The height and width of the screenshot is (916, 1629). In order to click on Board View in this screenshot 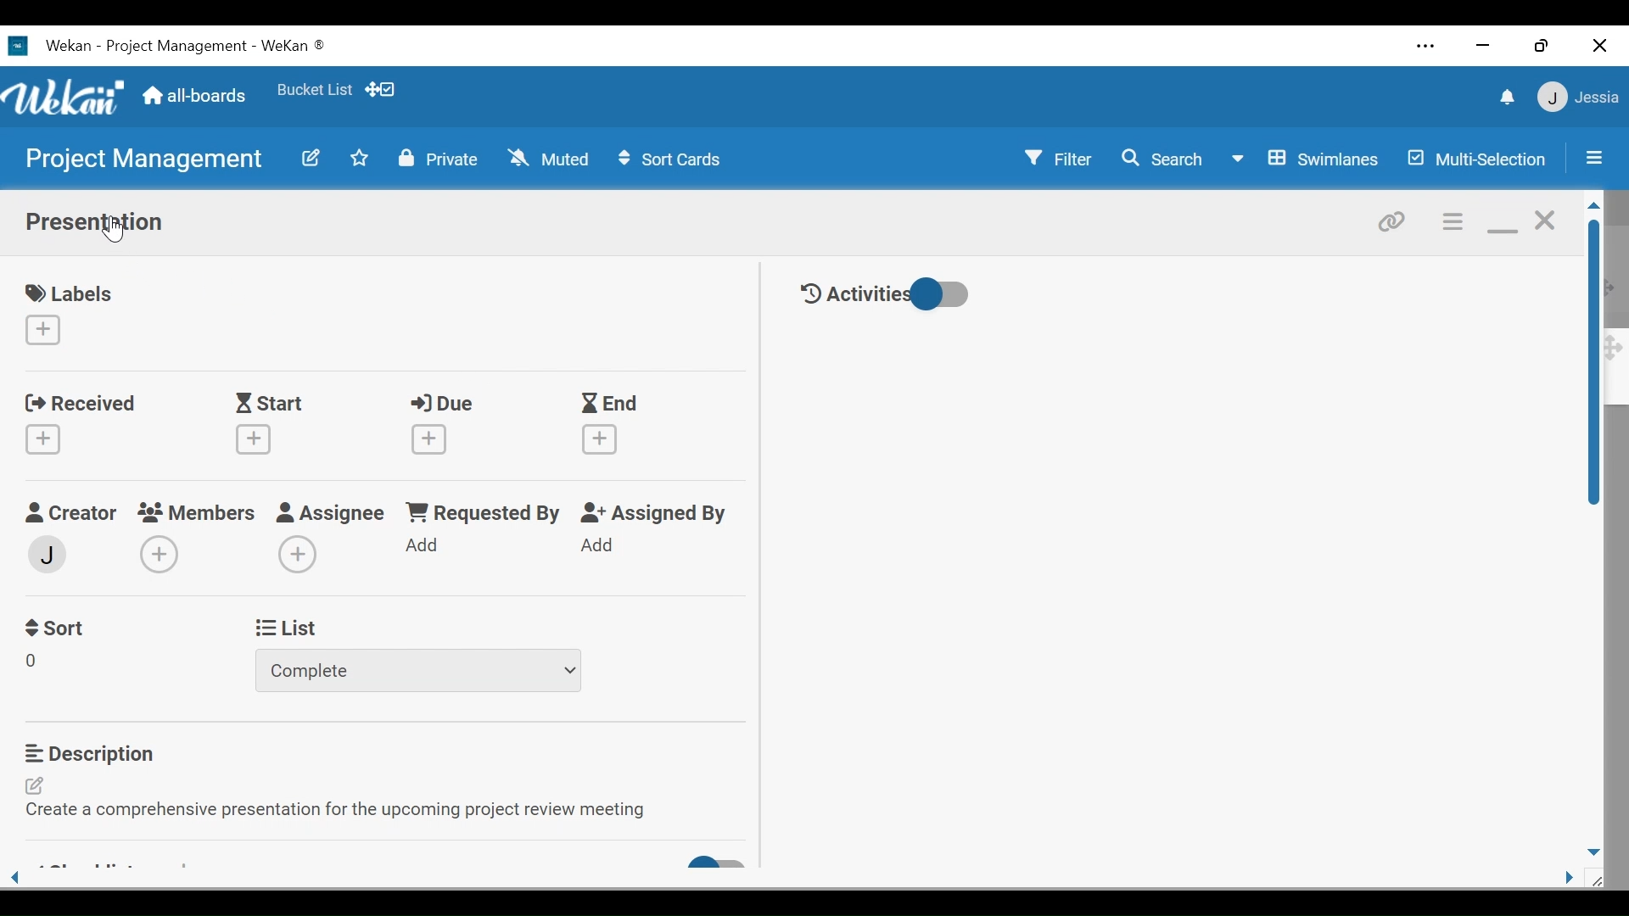, I will do `click(1302, 160)`.